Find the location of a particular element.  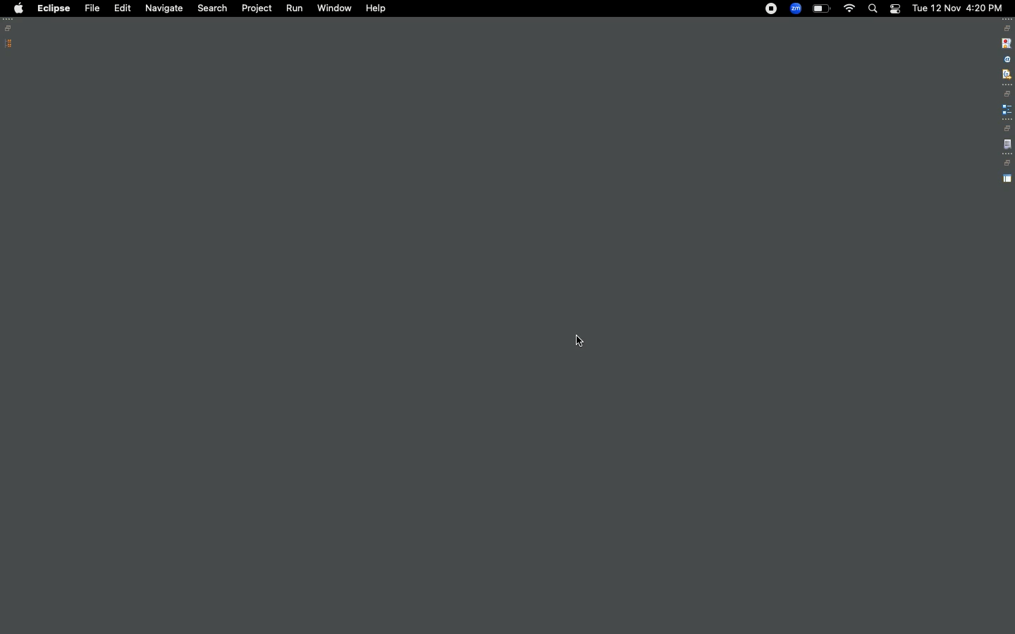

perspective is located at coordinates (1007, 179).